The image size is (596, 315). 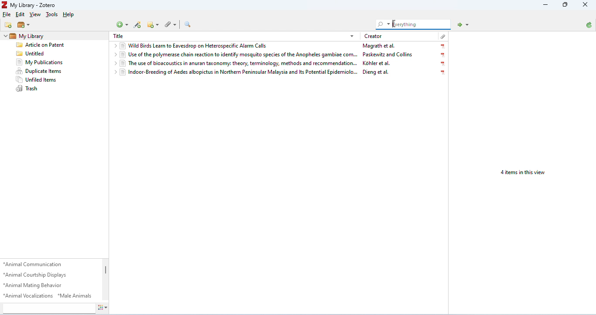 I want to click on New Library..., so click(x=24, y=25).